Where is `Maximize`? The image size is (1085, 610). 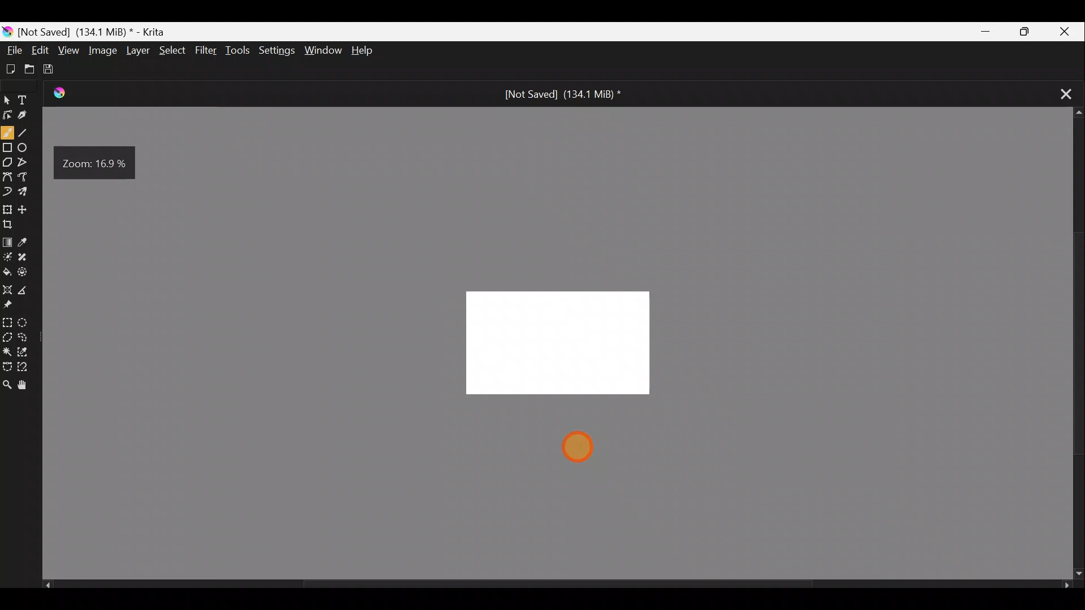 Maximize is located at coordinates (1021, 30).